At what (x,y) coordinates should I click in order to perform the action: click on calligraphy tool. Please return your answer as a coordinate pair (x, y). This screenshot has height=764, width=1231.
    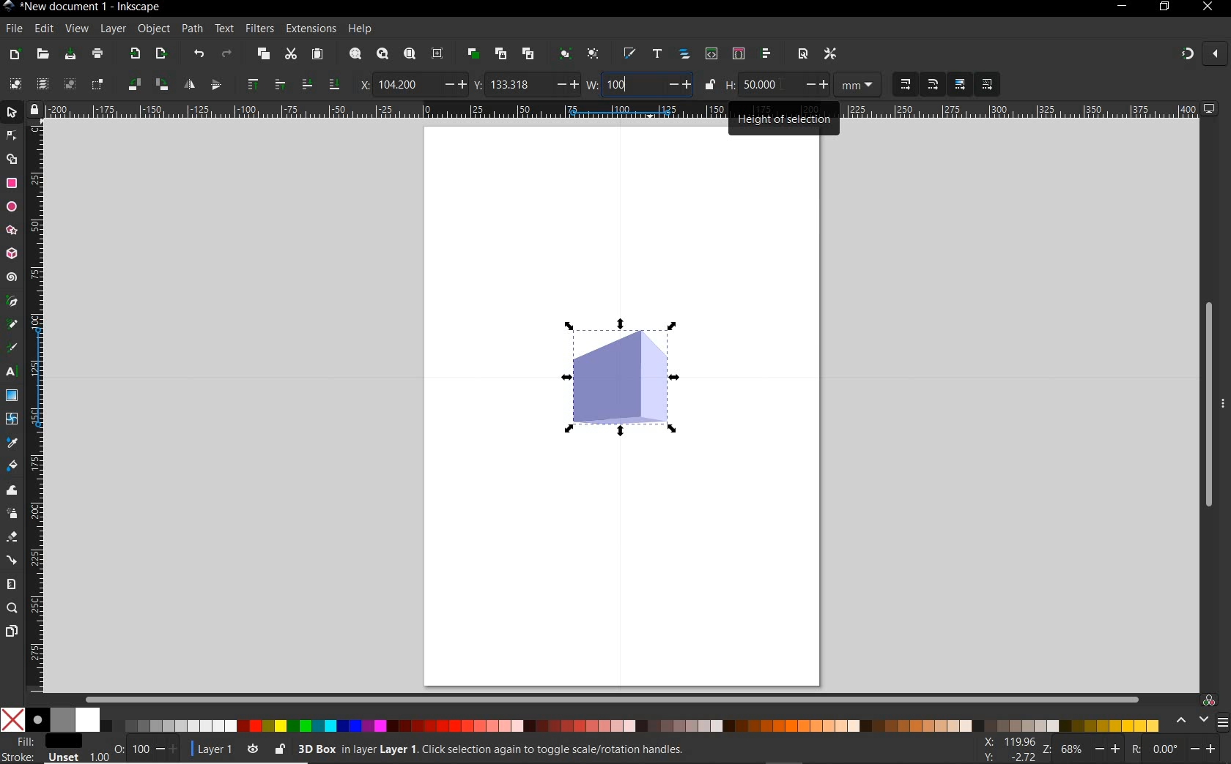
    Looking at the image, I should click on (12, 349).